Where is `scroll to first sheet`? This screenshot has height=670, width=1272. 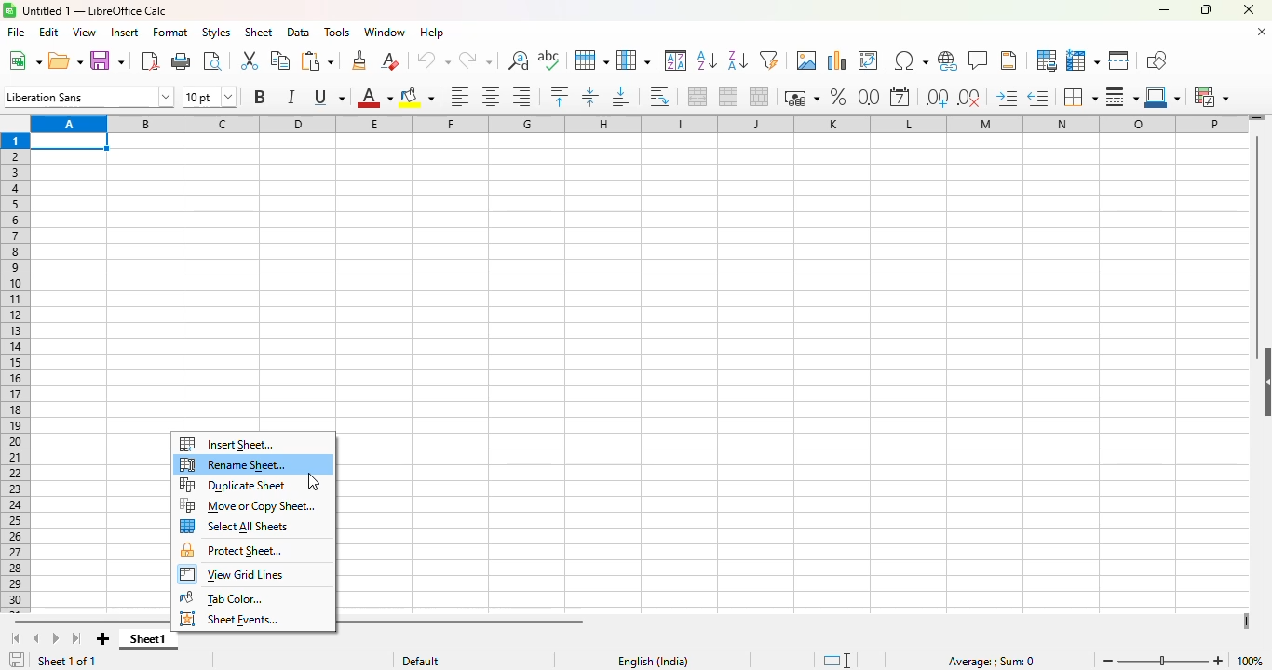 scroll to first sheet is located at coordinates (17, 638).